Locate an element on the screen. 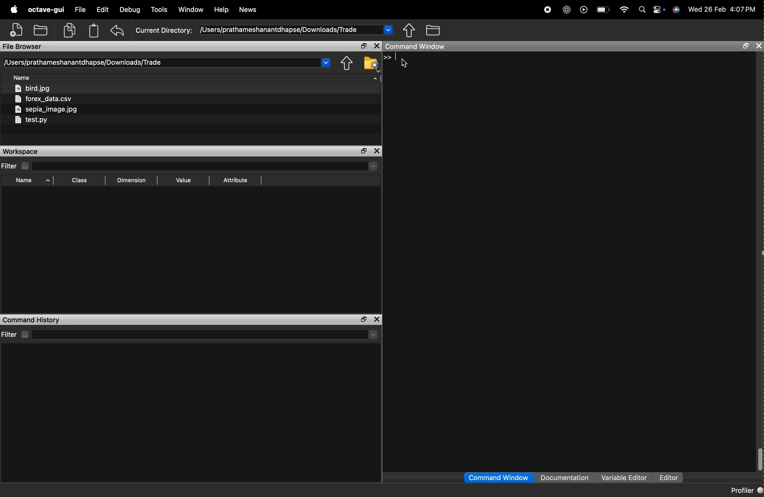 The width and height of the screenshot is (764, 497). copy is located at coordinates (69, 31).